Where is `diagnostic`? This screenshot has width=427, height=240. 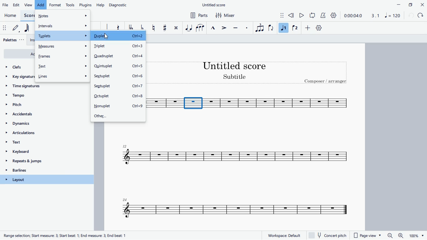 diagnostic is located at coordinates (120, 4).